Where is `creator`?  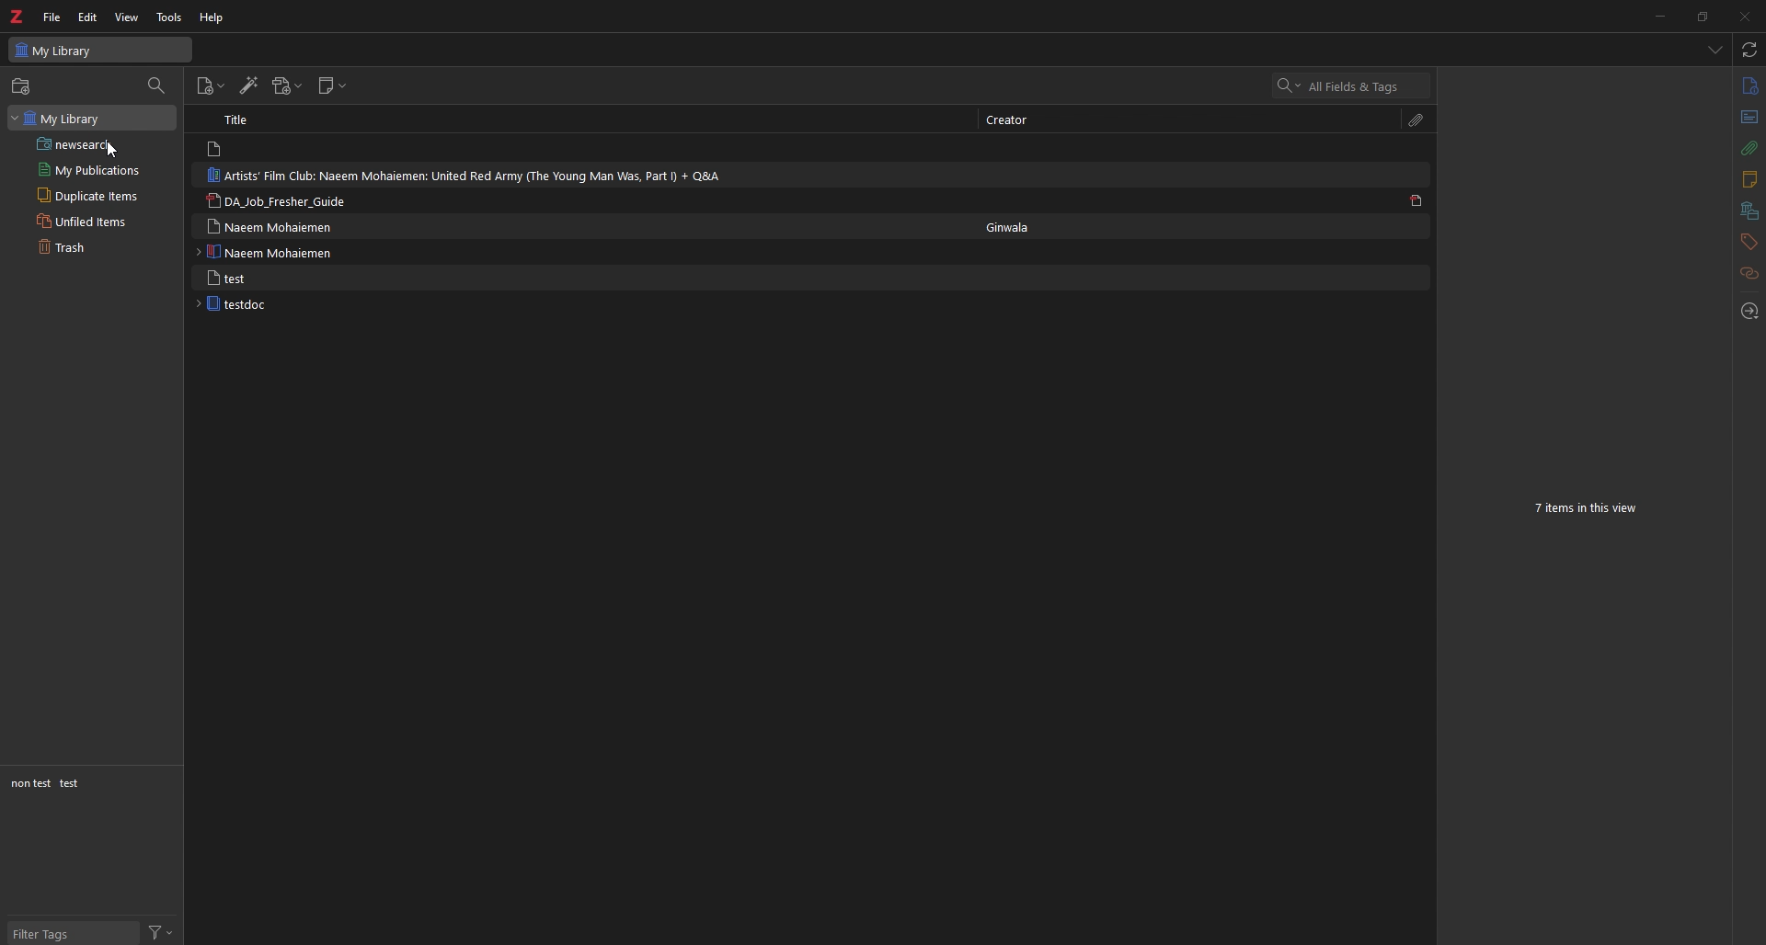 creator is located at coordinates (1009, 121).